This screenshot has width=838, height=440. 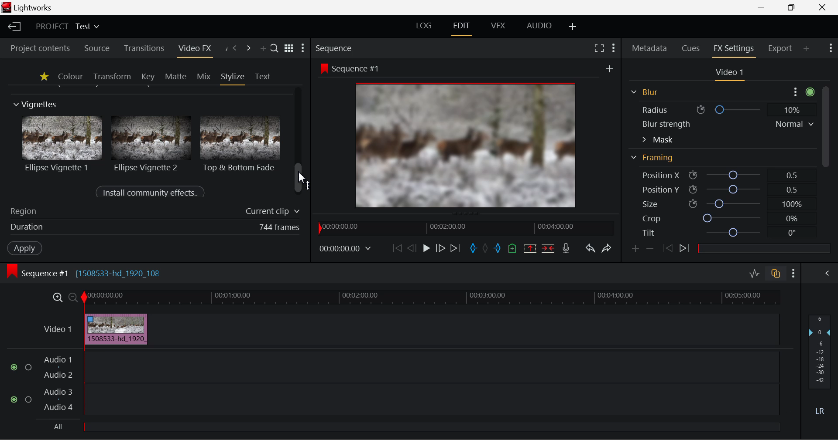 What do you see at coordinates (732, 50) in the screenshot?
I see `FX Settings Panel Open` at bounding box center [732, 50].